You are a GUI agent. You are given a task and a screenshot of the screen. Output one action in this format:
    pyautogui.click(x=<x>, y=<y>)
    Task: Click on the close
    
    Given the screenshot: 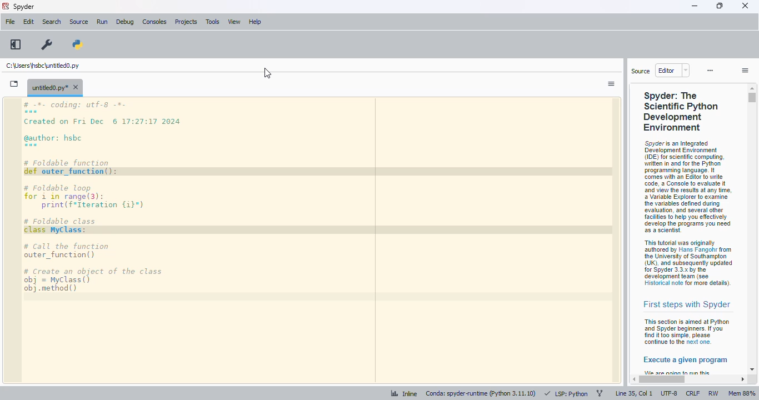 What is the action you would take?
    pyautogui.click(x=746, y=6)
    